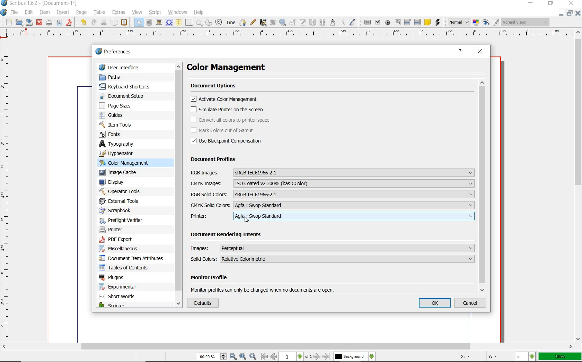 This screenshot has height=362, width=582. What do you see at coordinates (287, 346) in the screenshot?
I see `scrollbar` at bounding box center [287, 346].